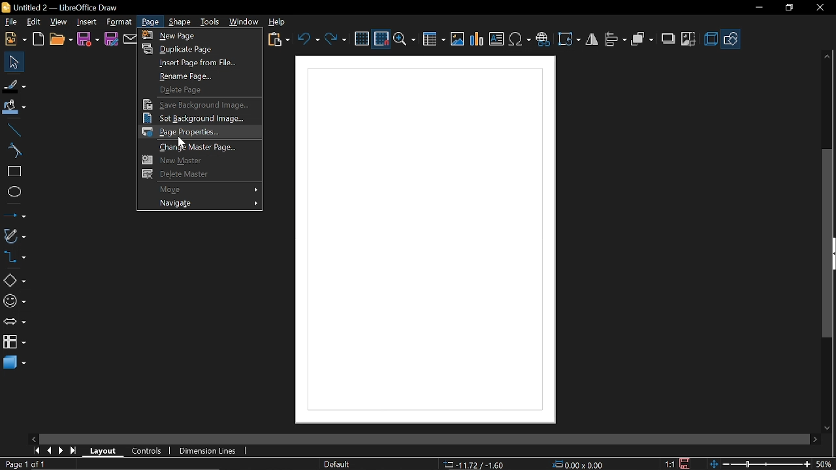 The width and height of the screenshot is (836, 470). I want to click on Untitled 2 - LibreOffice Draw, so click(66, 7).